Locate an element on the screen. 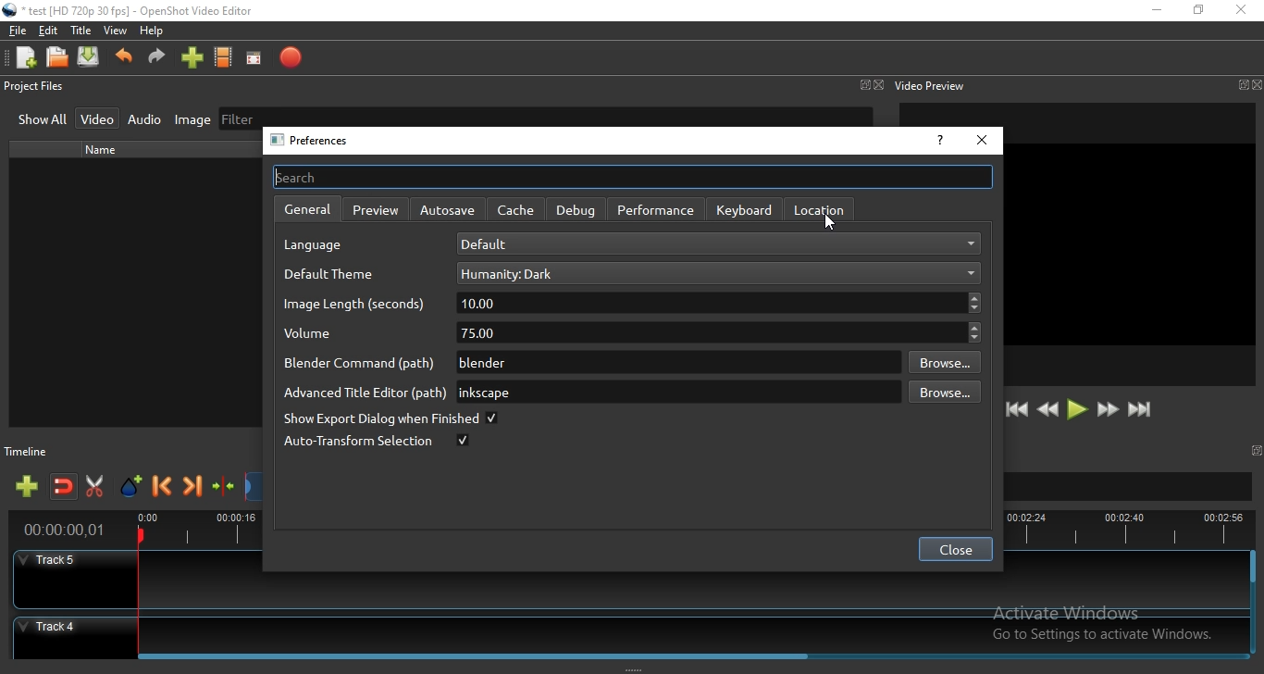 This screenshot has width=1264, height=674. Filter is located at coordinates (545, 116).